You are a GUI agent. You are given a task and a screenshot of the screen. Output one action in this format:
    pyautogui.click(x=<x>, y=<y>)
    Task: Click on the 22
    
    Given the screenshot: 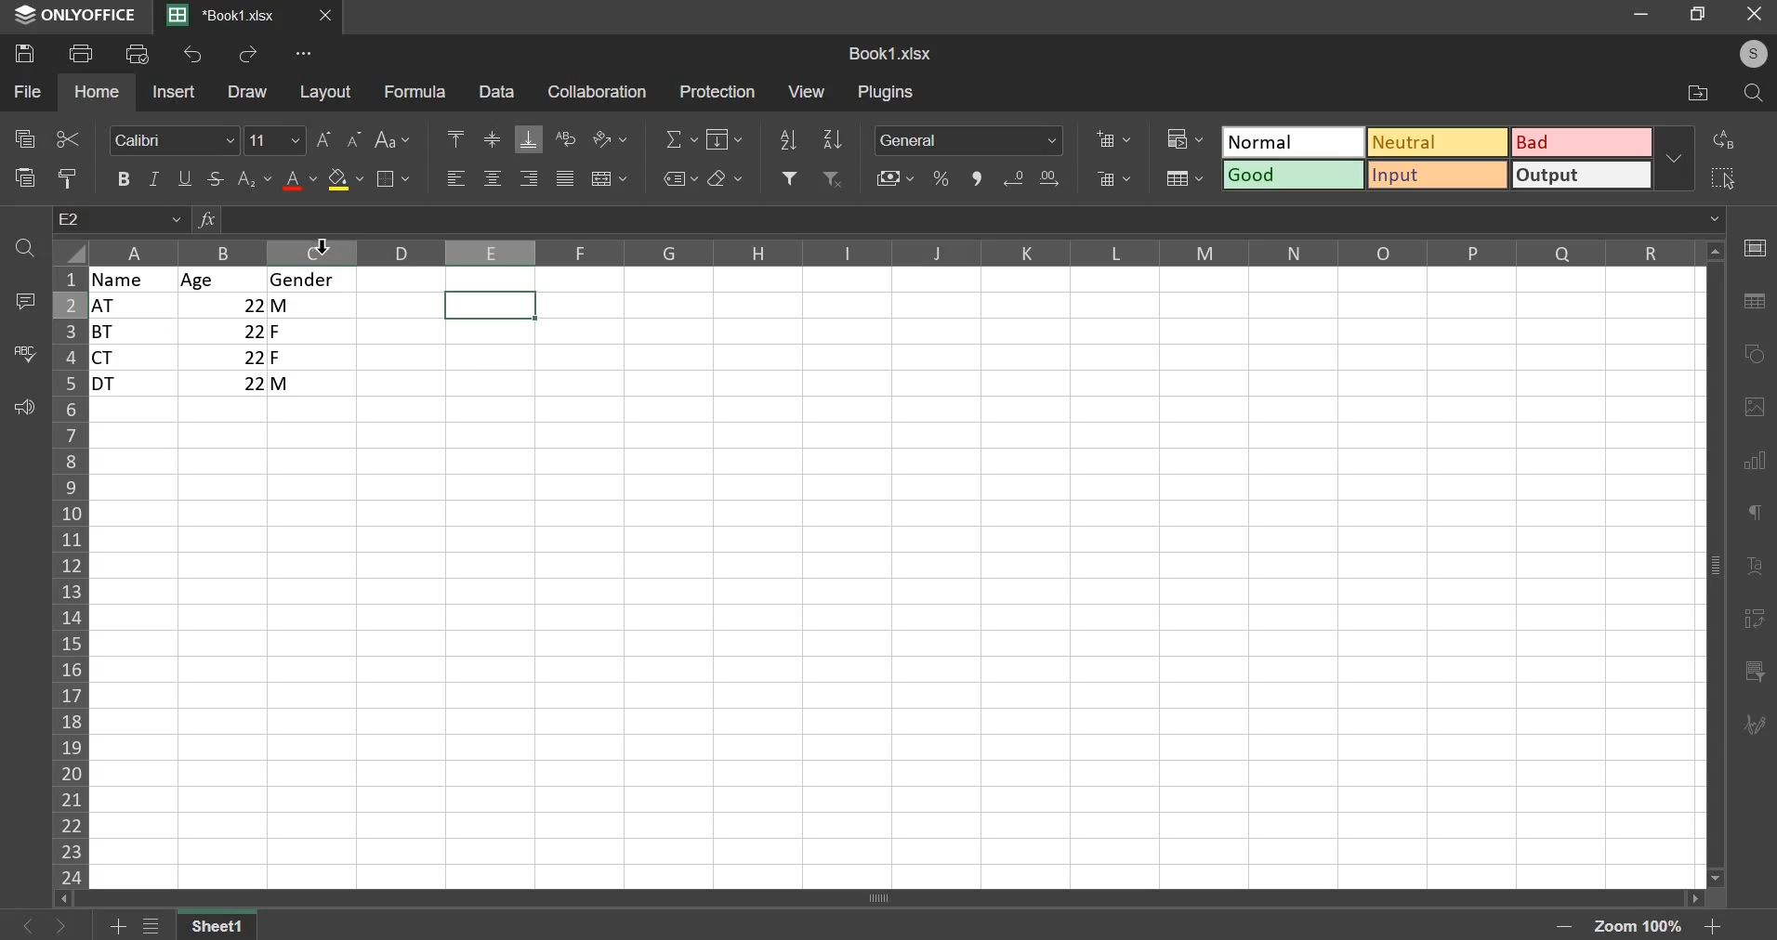 What is the action you would take?
    pyautogui.click(x=224, y=305)
    